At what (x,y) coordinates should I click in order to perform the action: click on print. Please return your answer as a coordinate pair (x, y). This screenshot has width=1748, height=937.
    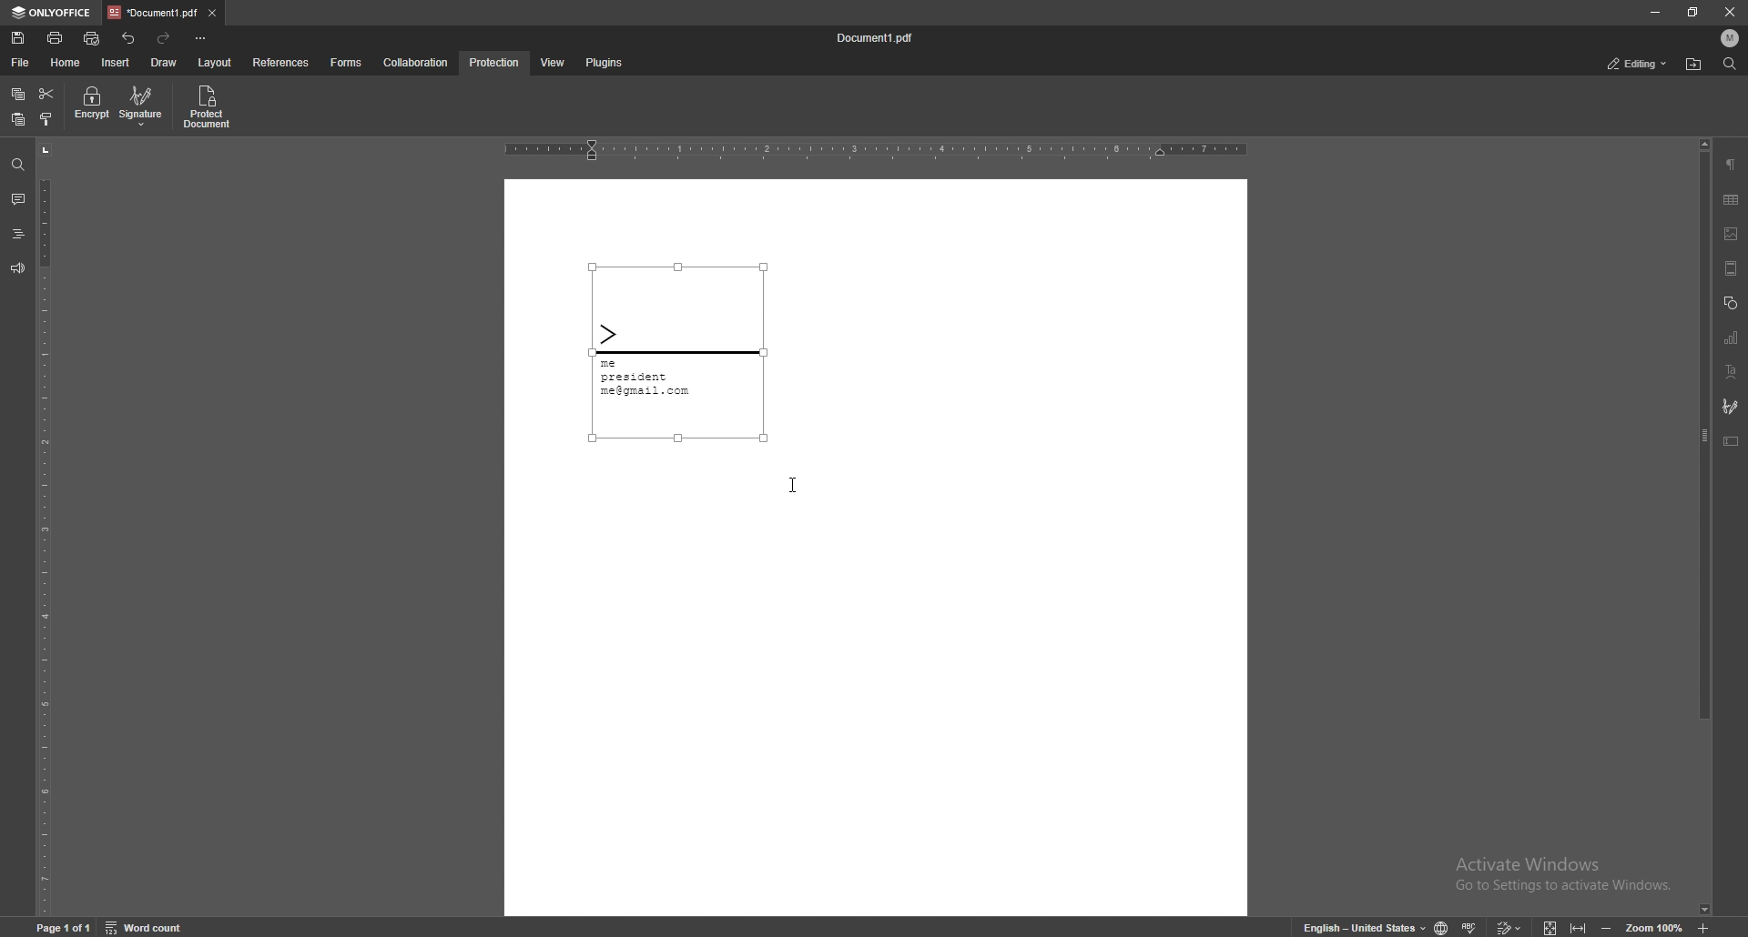
    Looking at the image, I should click on (56, 37).